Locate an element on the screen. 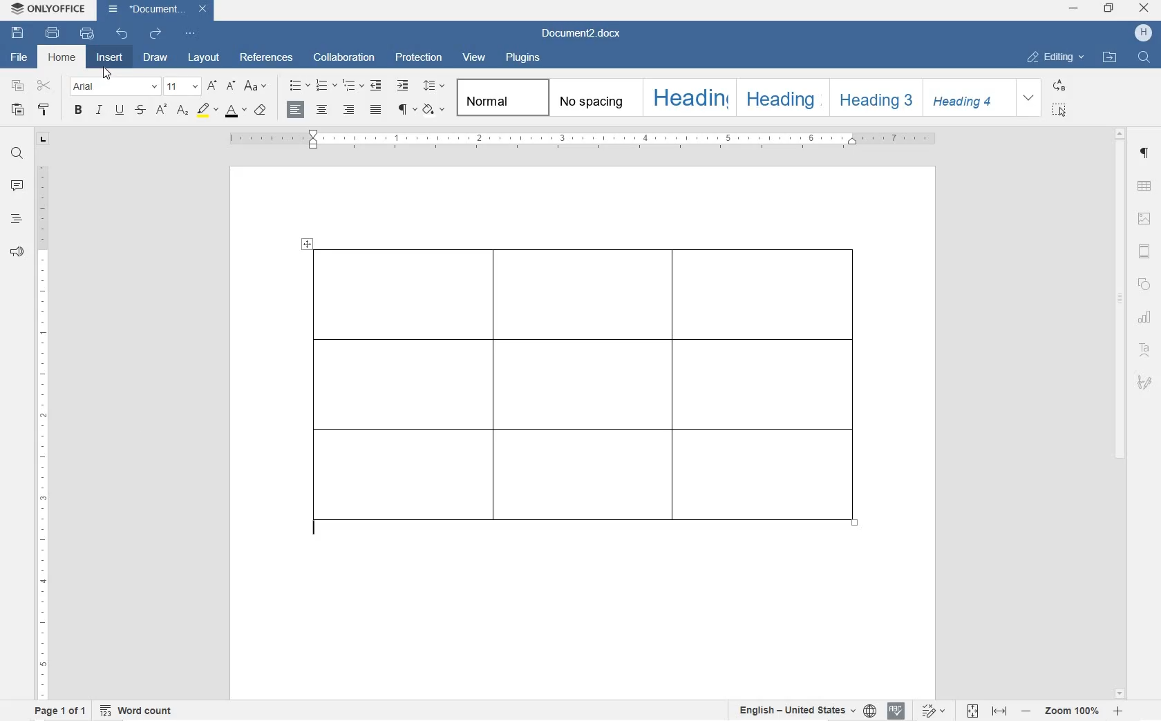  font color is located at coordinates (237, 112).